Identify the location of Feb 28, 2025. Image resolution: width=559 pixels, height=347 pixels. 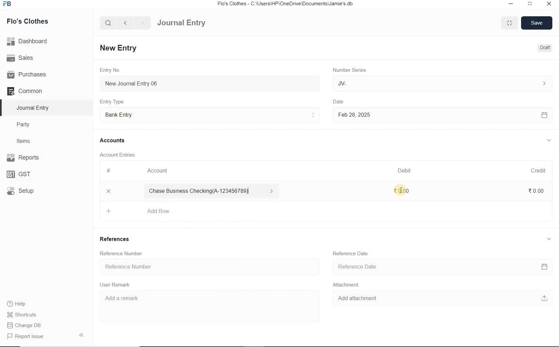
(442, 115).